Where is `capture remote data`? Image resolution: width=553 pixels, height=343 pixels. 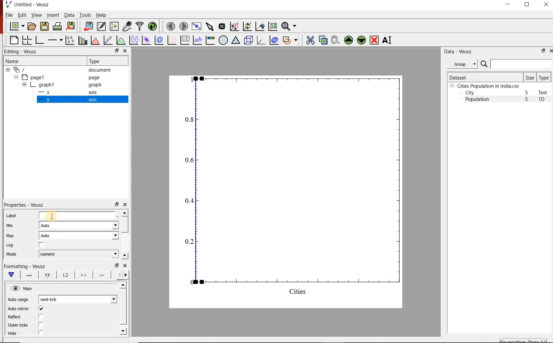
capture remote data is located at coordinates (126, 26).